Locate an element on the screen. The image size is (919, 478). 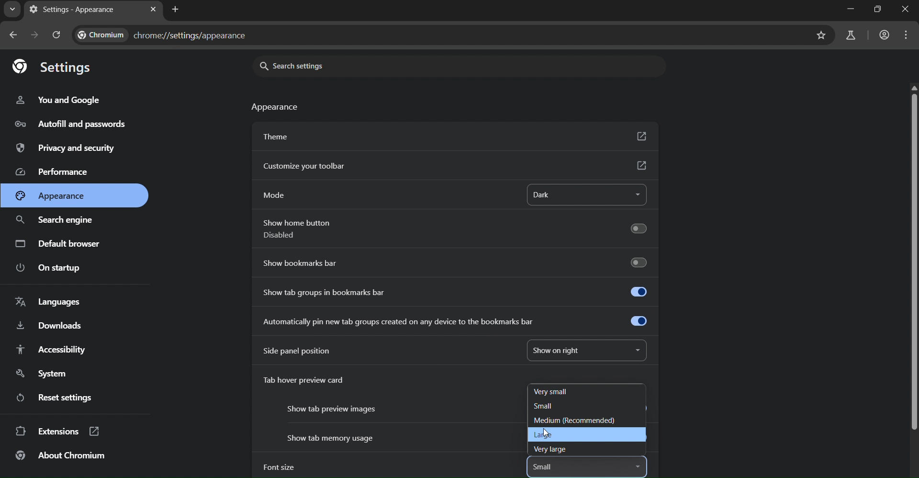
tab hover preview card is located at coordinates (311, 382).